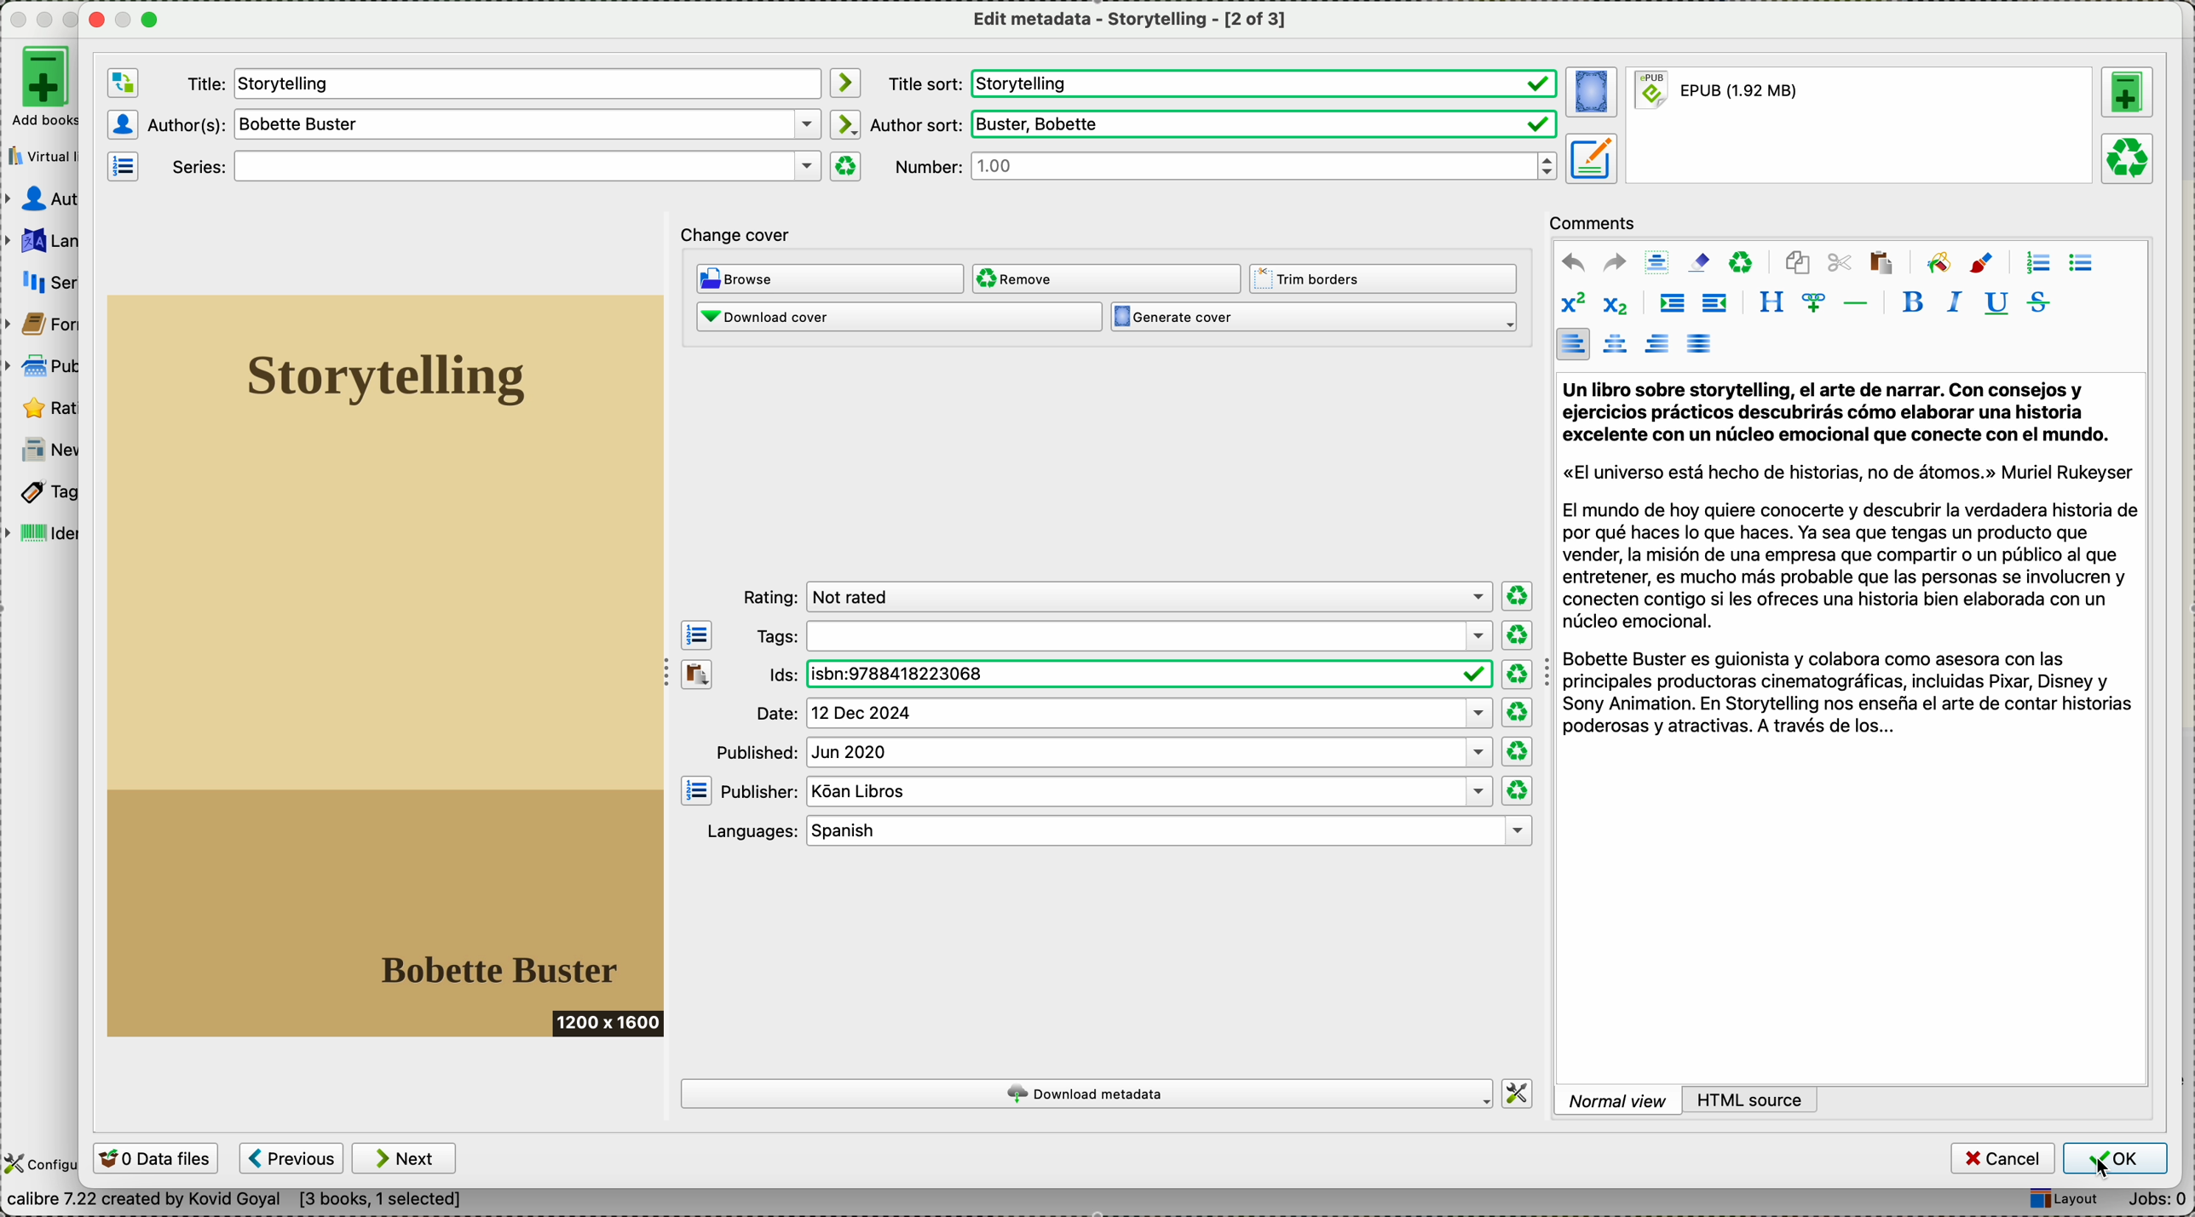 This screenshot has height=1217, width=2195. Describe the element at coordinates (122, 81) in the screenshot. I see `swap the autor and title` at that location.